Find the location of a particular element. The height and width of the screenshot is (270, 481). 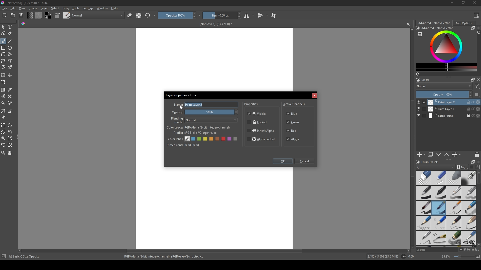

Opacity is located at coordinates (175, 15).